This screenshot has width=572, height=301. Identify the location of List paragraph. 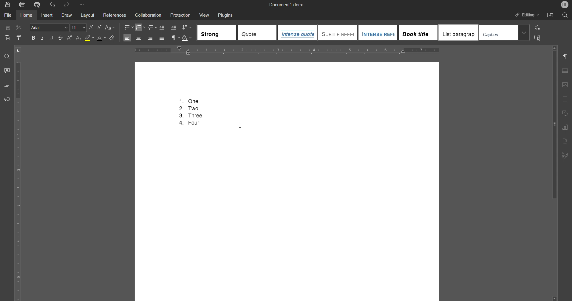
(458, 32).